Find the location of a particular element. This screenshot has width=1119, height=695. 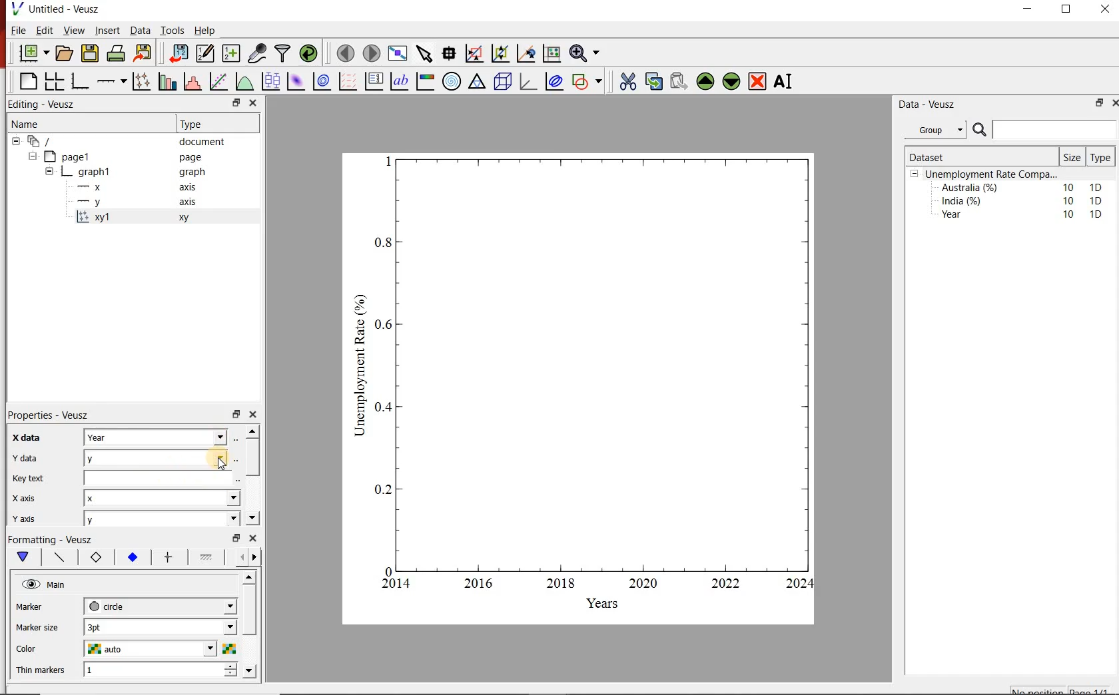

View is located at coordinates (73, 31).